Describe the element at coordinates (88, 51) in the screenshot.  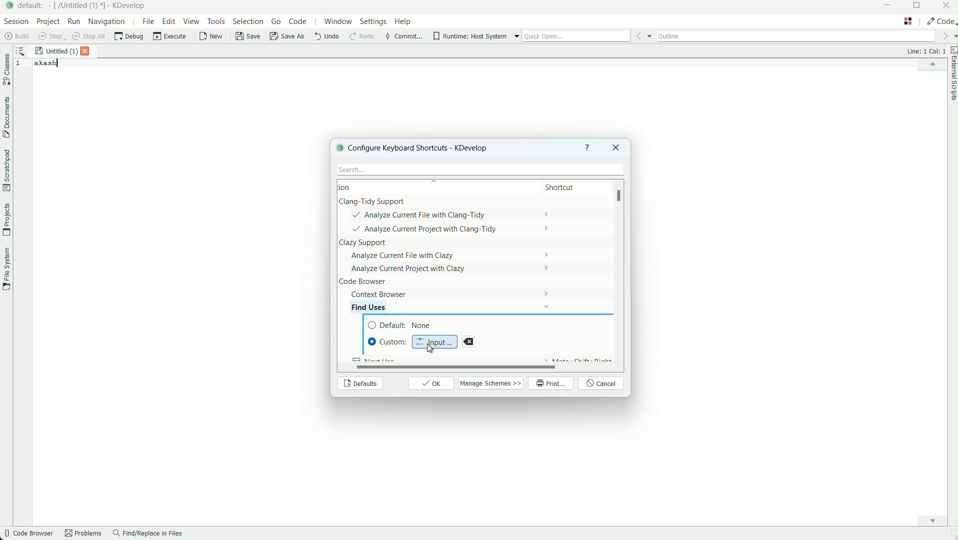
I see `close file` at that location.